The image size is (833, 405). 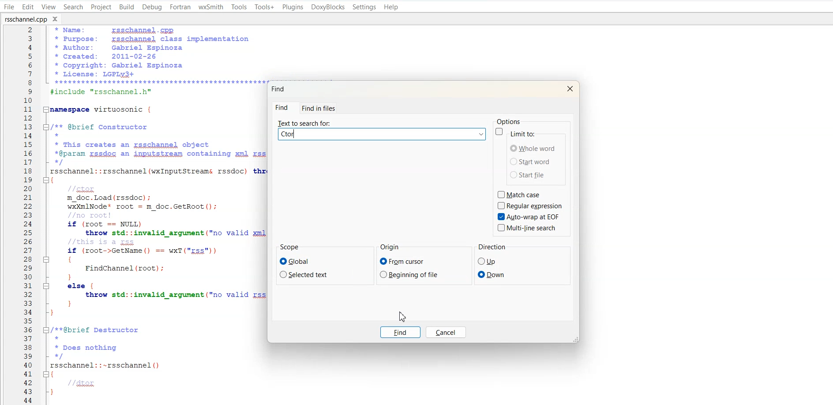 What do you see at coordinates (508, 121) in the screenshot?
I see `Options` at bounding box center [508, 121].